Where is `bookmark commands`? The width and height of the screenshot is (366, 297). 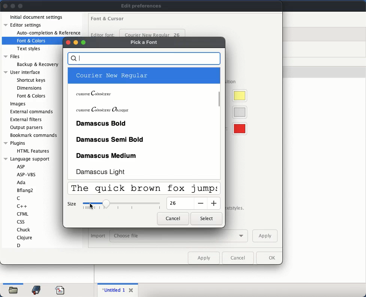
bookmark commands is located at coordinates (34, 136).